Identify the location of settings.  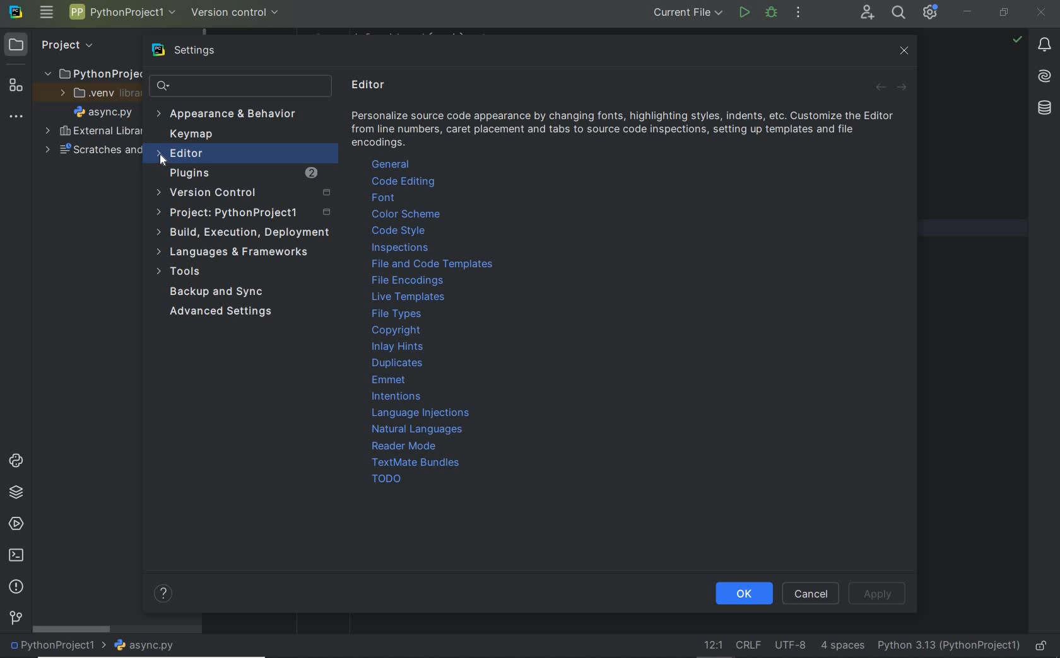
(200, 50).